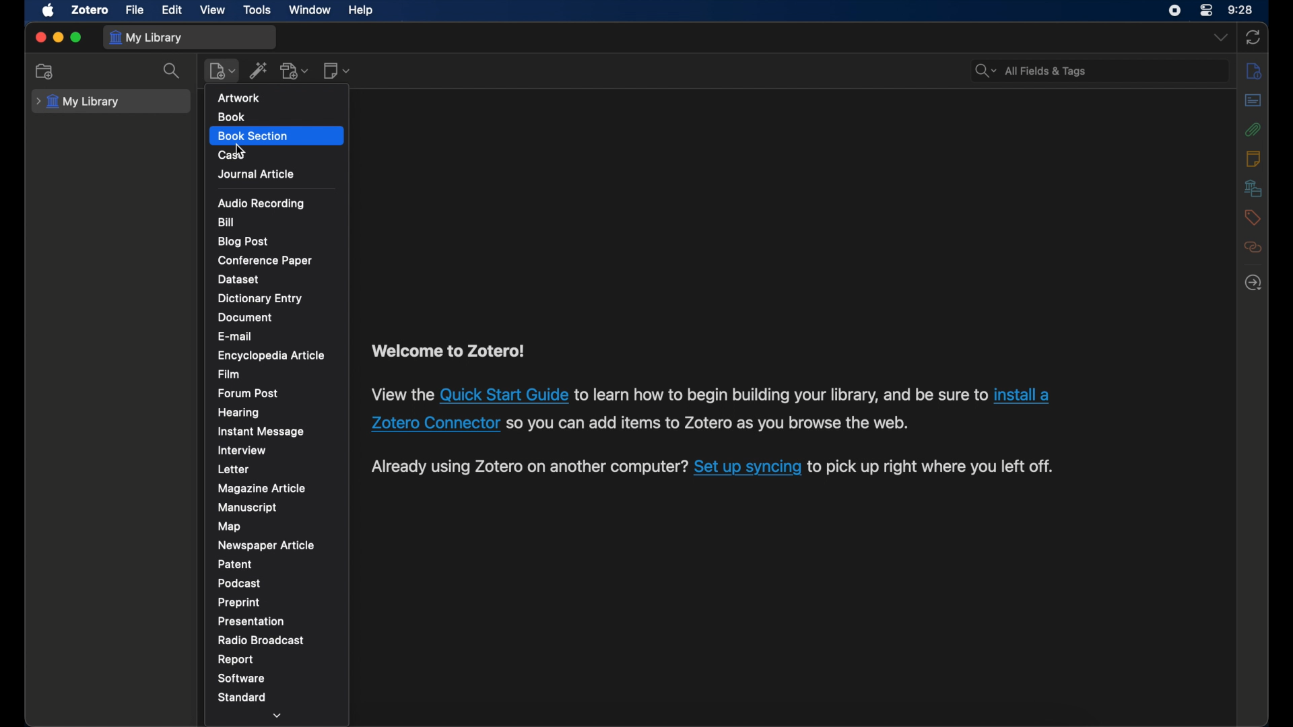  I want to click on sync, so click(1253, 38).